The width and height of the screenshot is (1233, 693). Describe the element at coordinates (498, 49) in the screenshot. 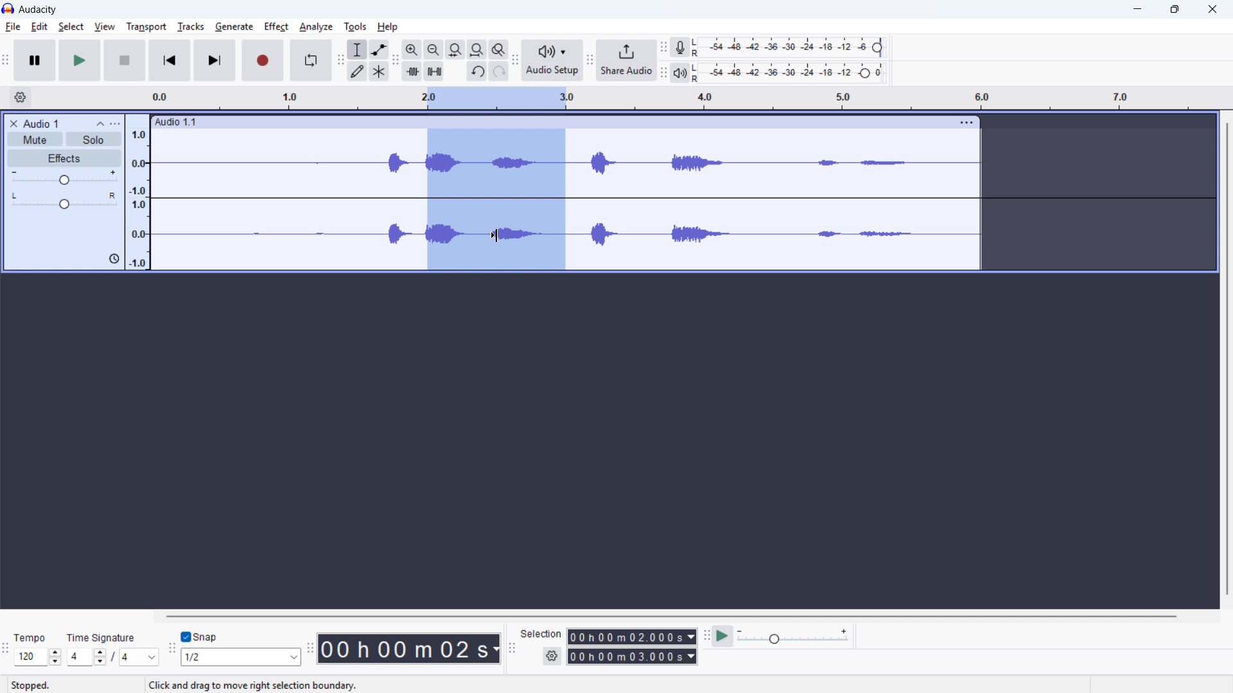

I see `Toggle zoom` at that location.